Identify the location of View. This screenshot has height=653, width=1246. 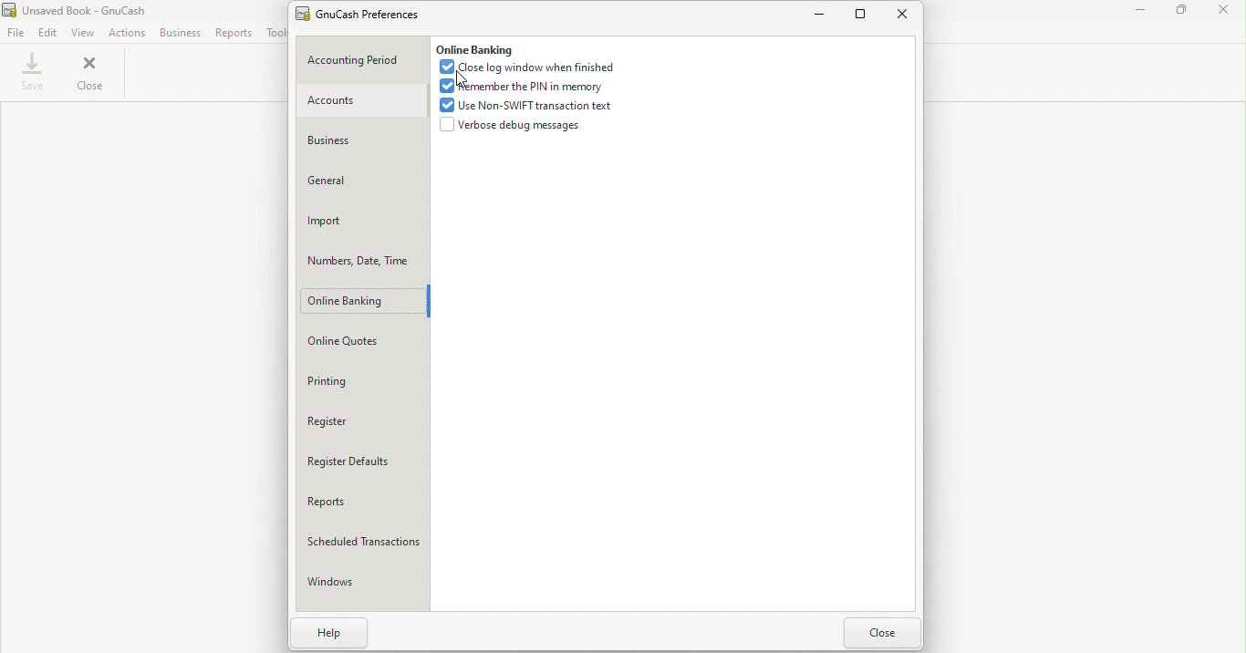
(81, 31).